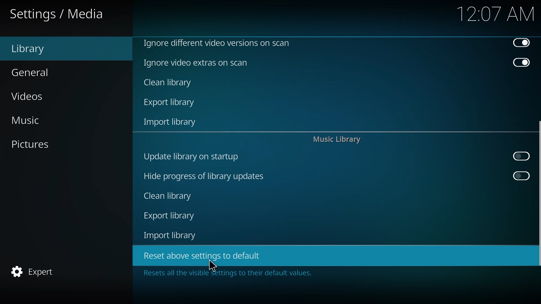 Image resolution: width=541 pixels, height=304 pixels. Describe the element at coordinates (496, 14) in the screenshot. I see `time` at that location.